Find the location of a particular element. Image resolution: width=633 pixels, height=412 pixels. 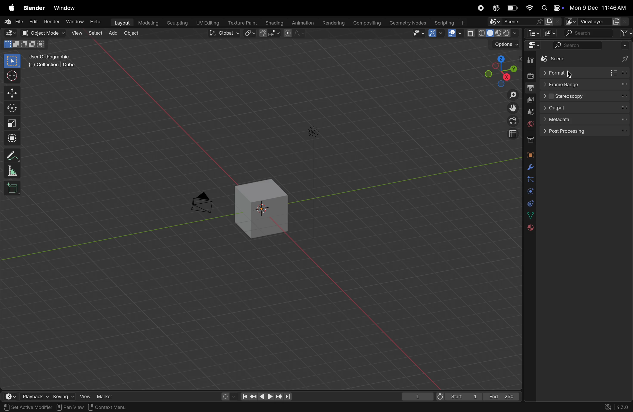

view is located at coordinates (85, 395).